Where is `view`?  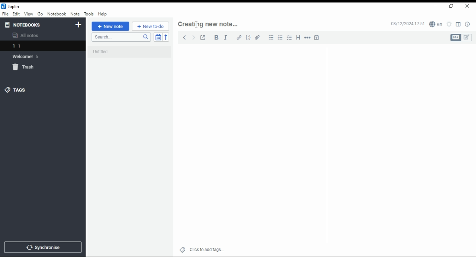 view is located at coordinates (28, 14).